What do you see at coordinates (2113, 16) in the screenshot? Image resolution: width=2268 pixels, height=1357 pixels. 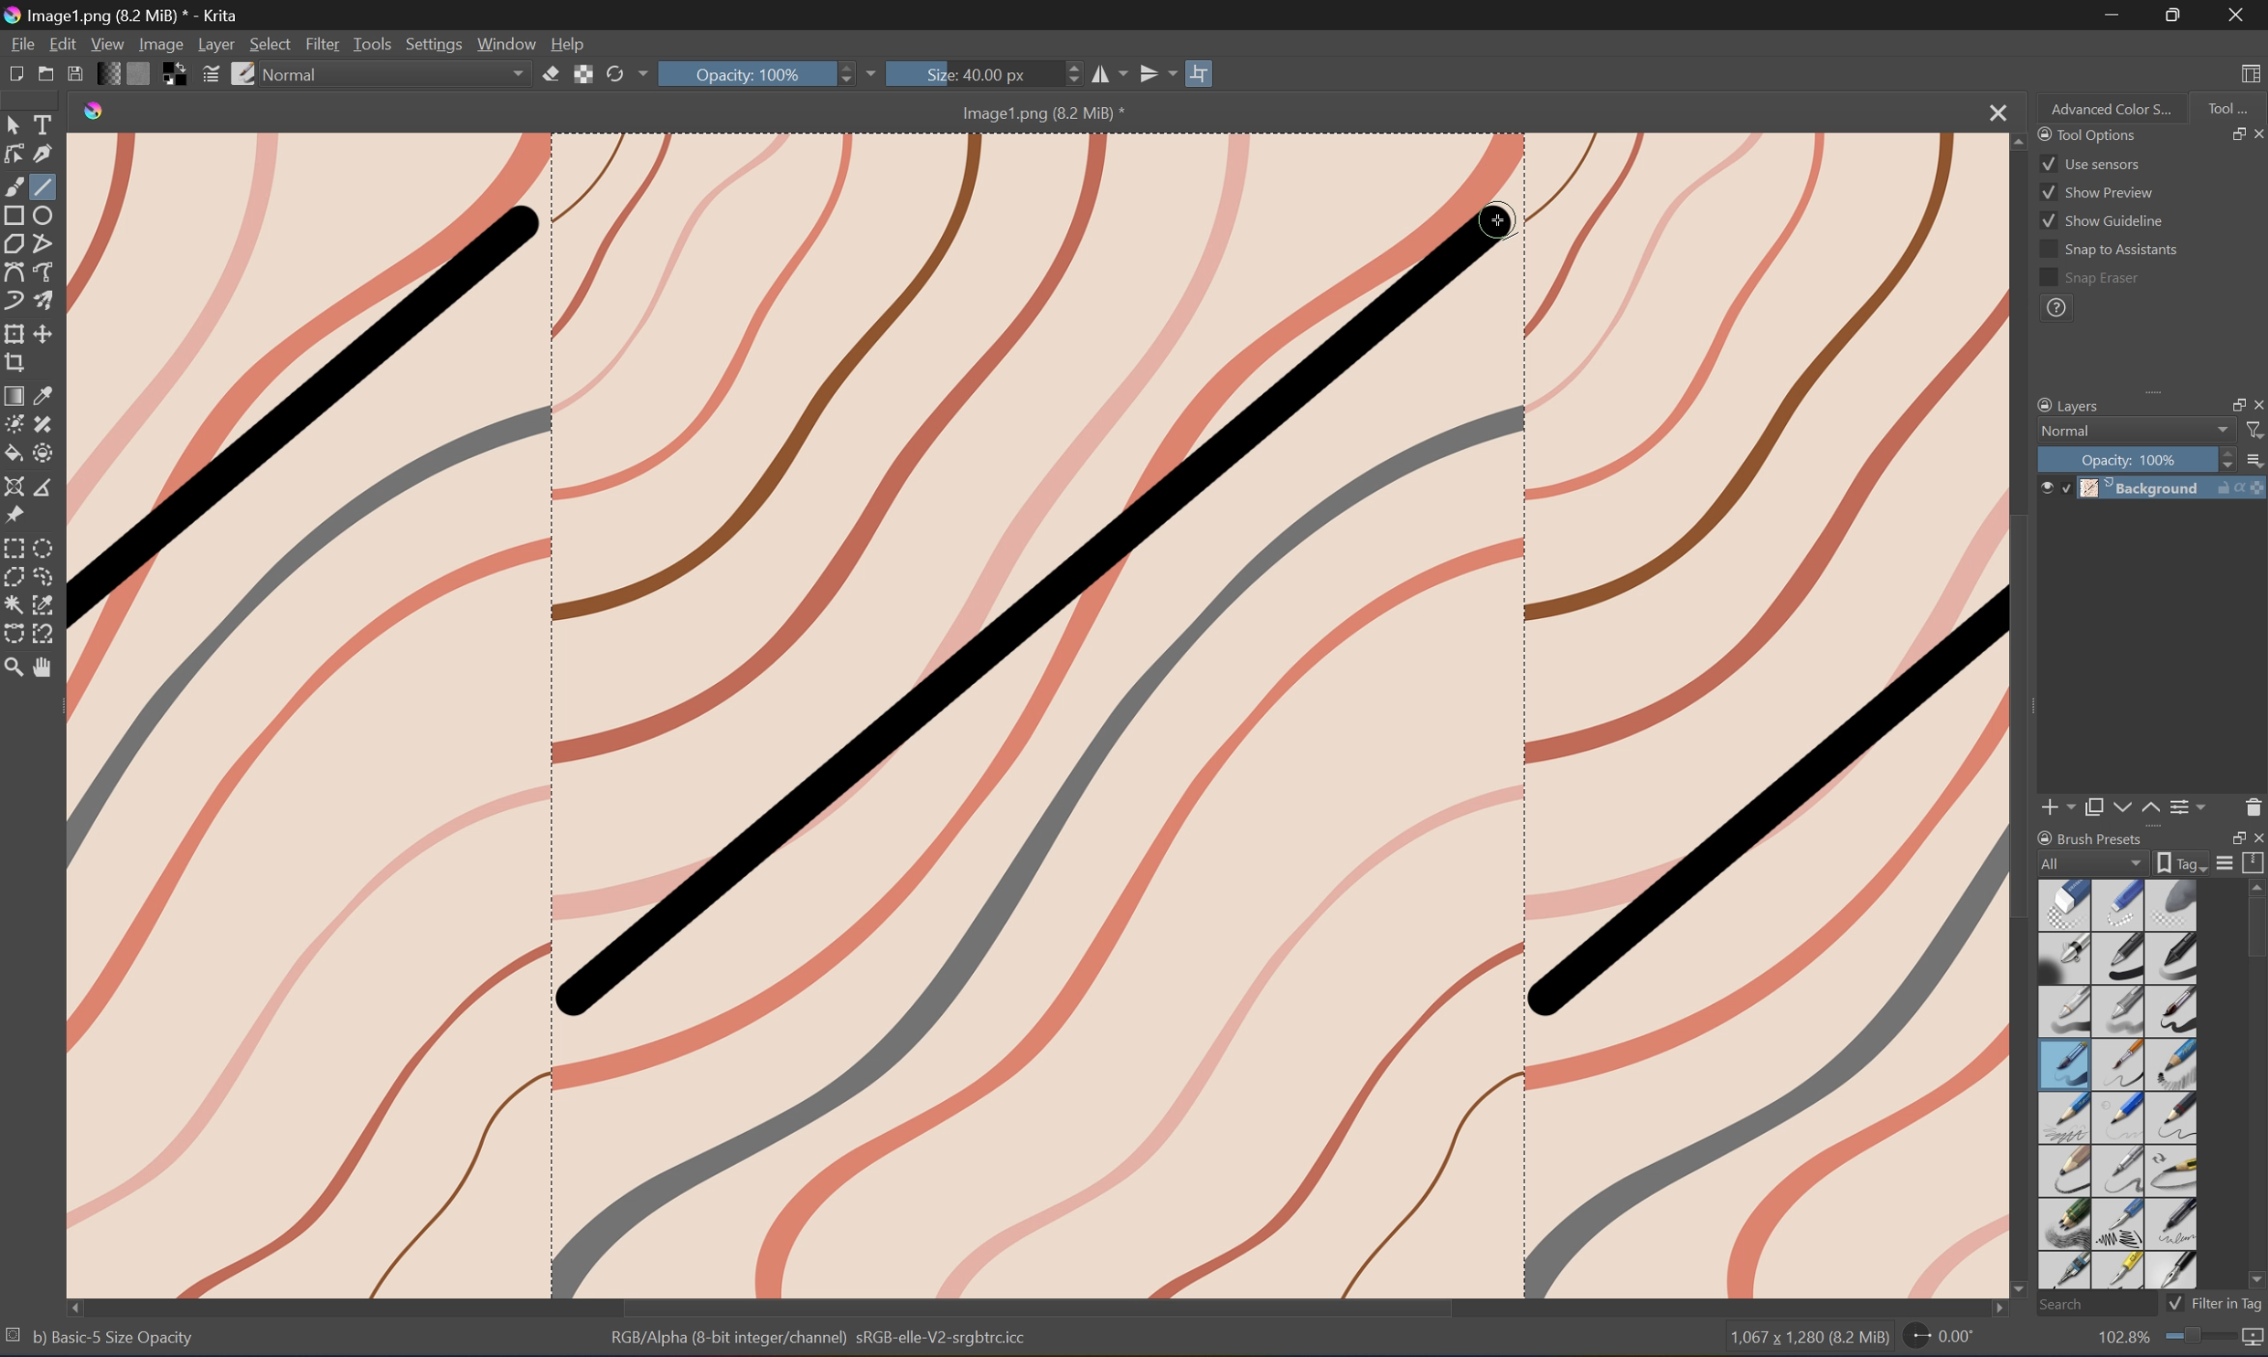 I see `Minimize` at bounding box center [2113, 16].